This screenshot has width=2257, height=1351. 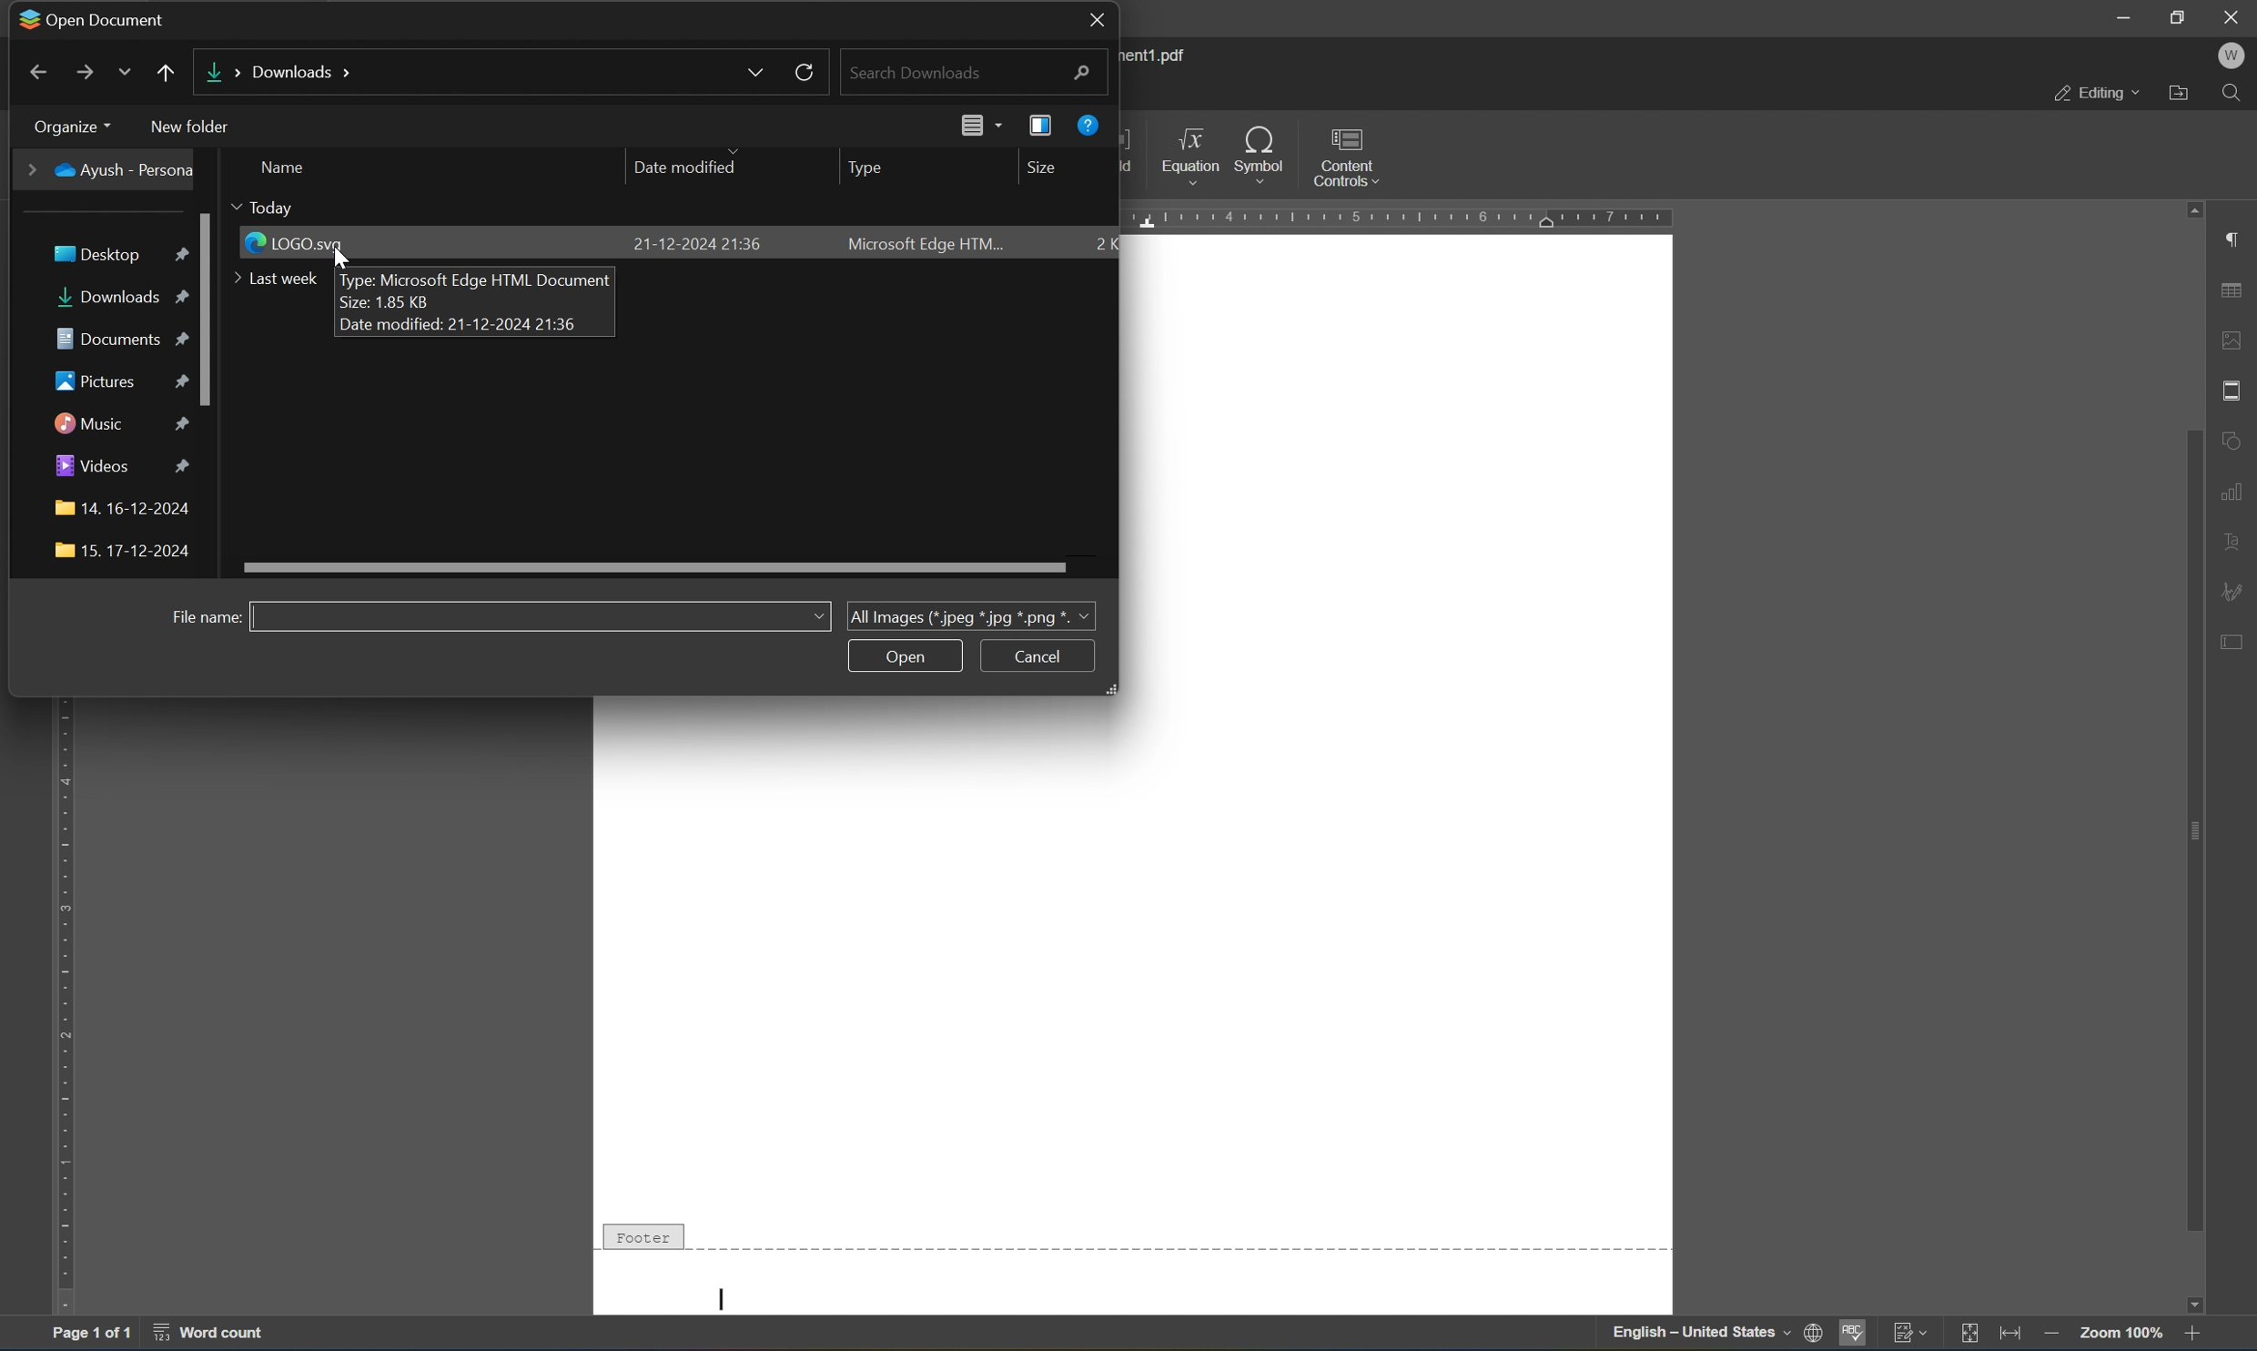 What do you see at coordinates (930, 245) in the screenshot?
I see `Microsoft edge HTML` at bounding box center [930, 245].